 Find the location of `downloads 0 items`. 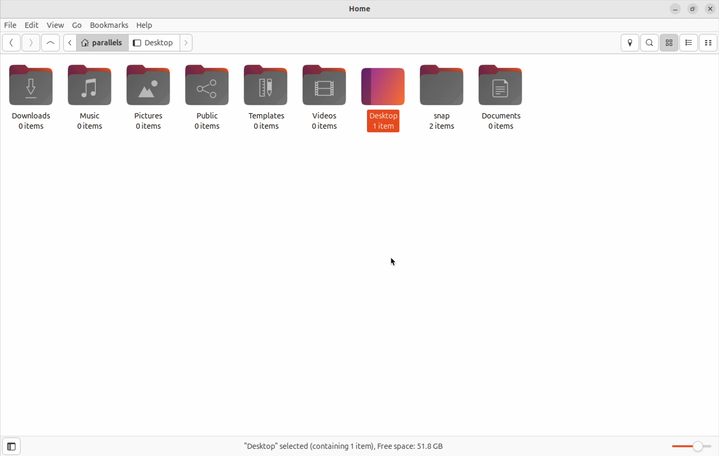

downloads 0 items is located at coordinates (34, 98).